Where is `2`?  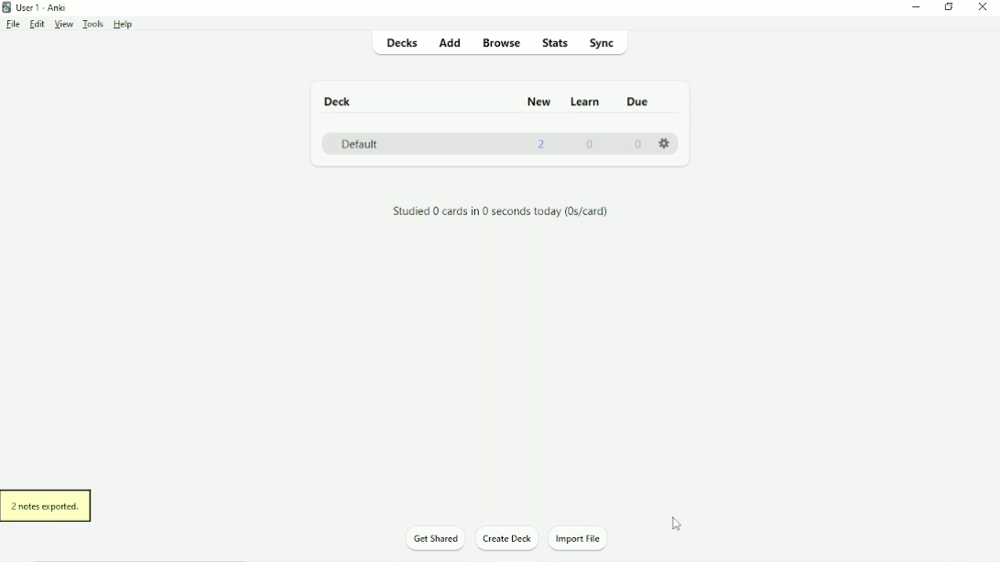 2 is located at coordinates (541, 146).